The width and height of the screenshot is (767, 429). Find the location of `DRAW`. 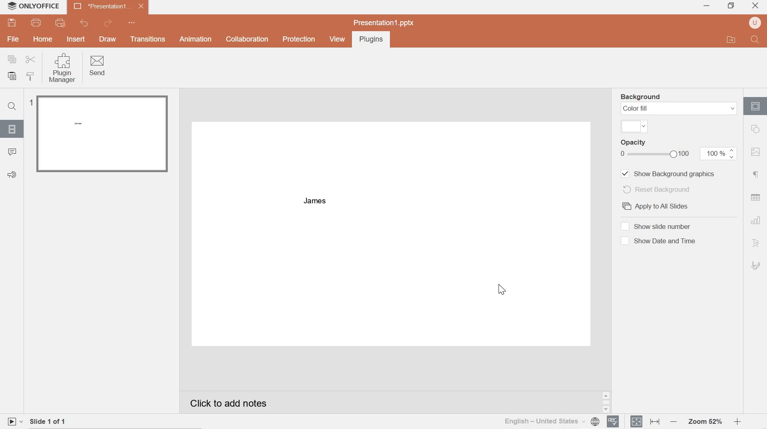

DRAW is located at coordinates (109, 40).